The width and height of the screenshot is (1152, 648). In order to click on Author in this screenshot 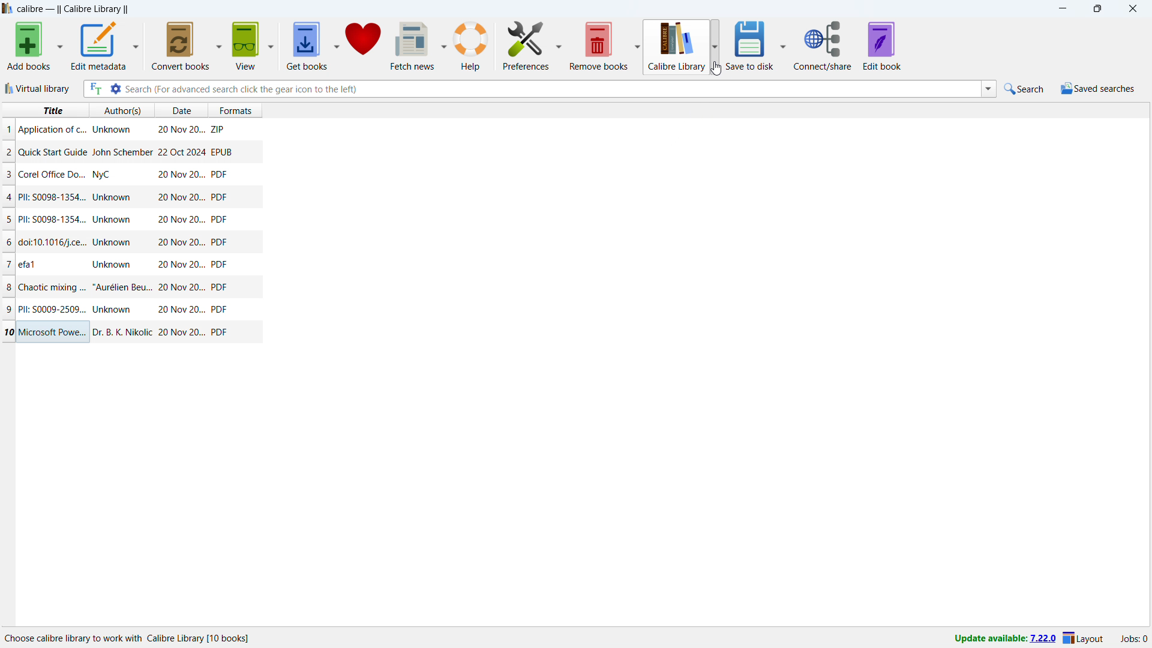, I will do `click(121, 331)`.